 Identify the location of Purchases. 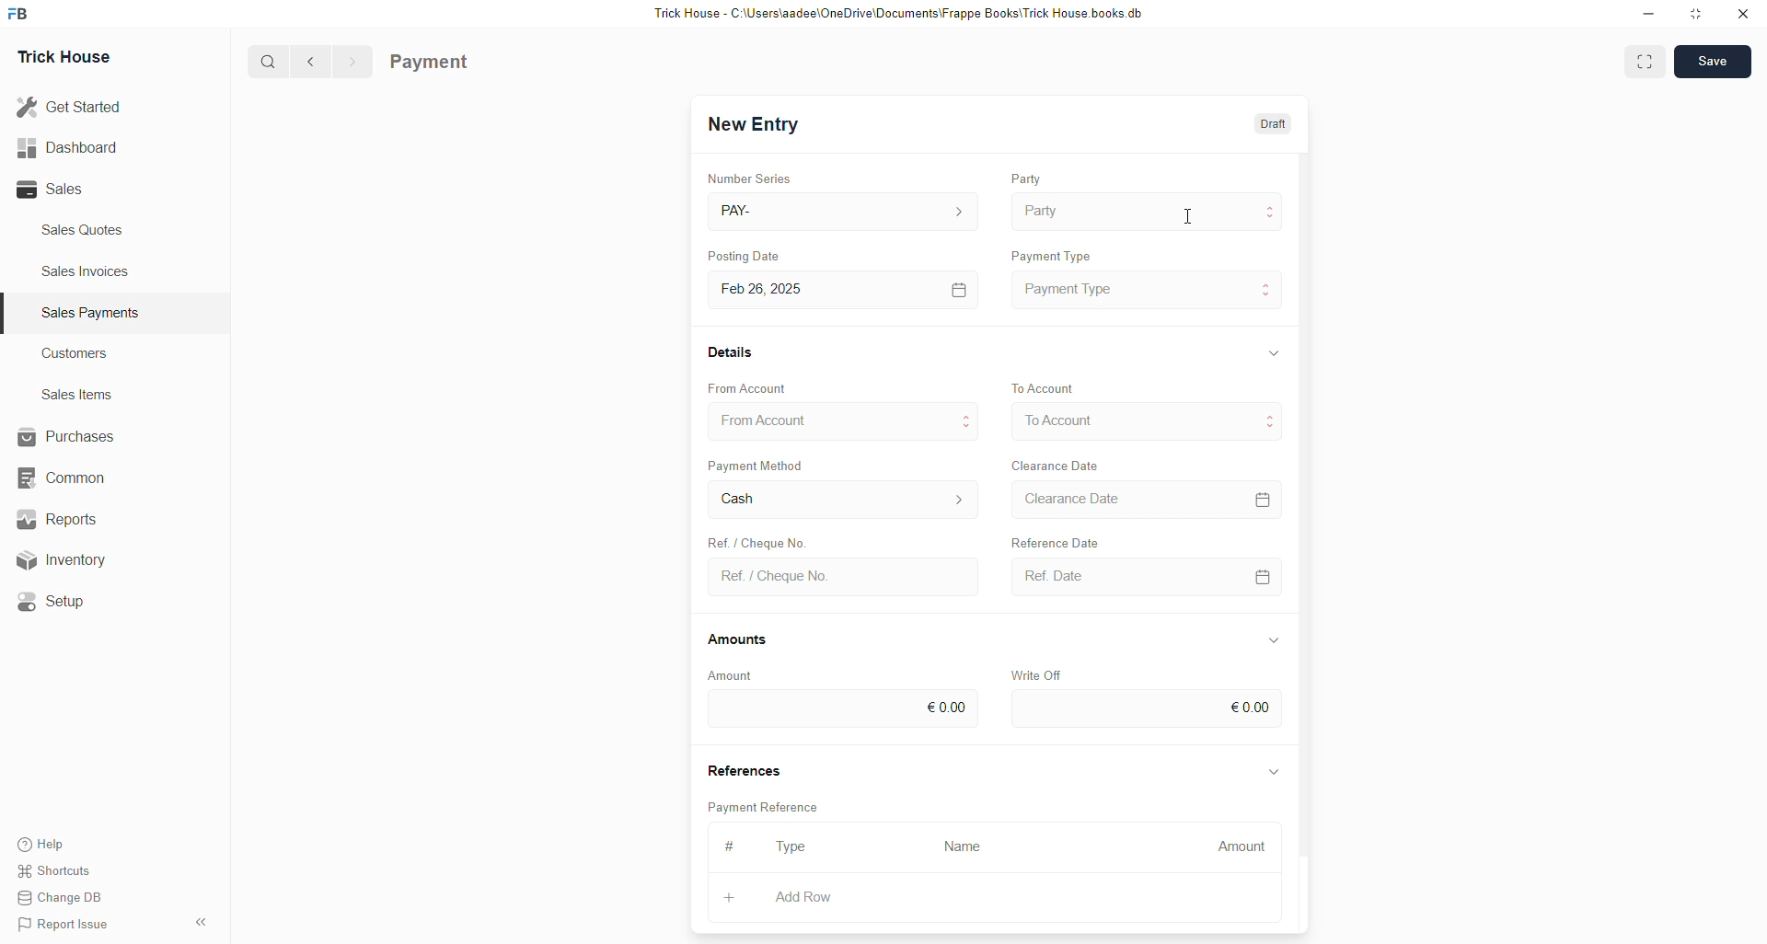
(70, 437).